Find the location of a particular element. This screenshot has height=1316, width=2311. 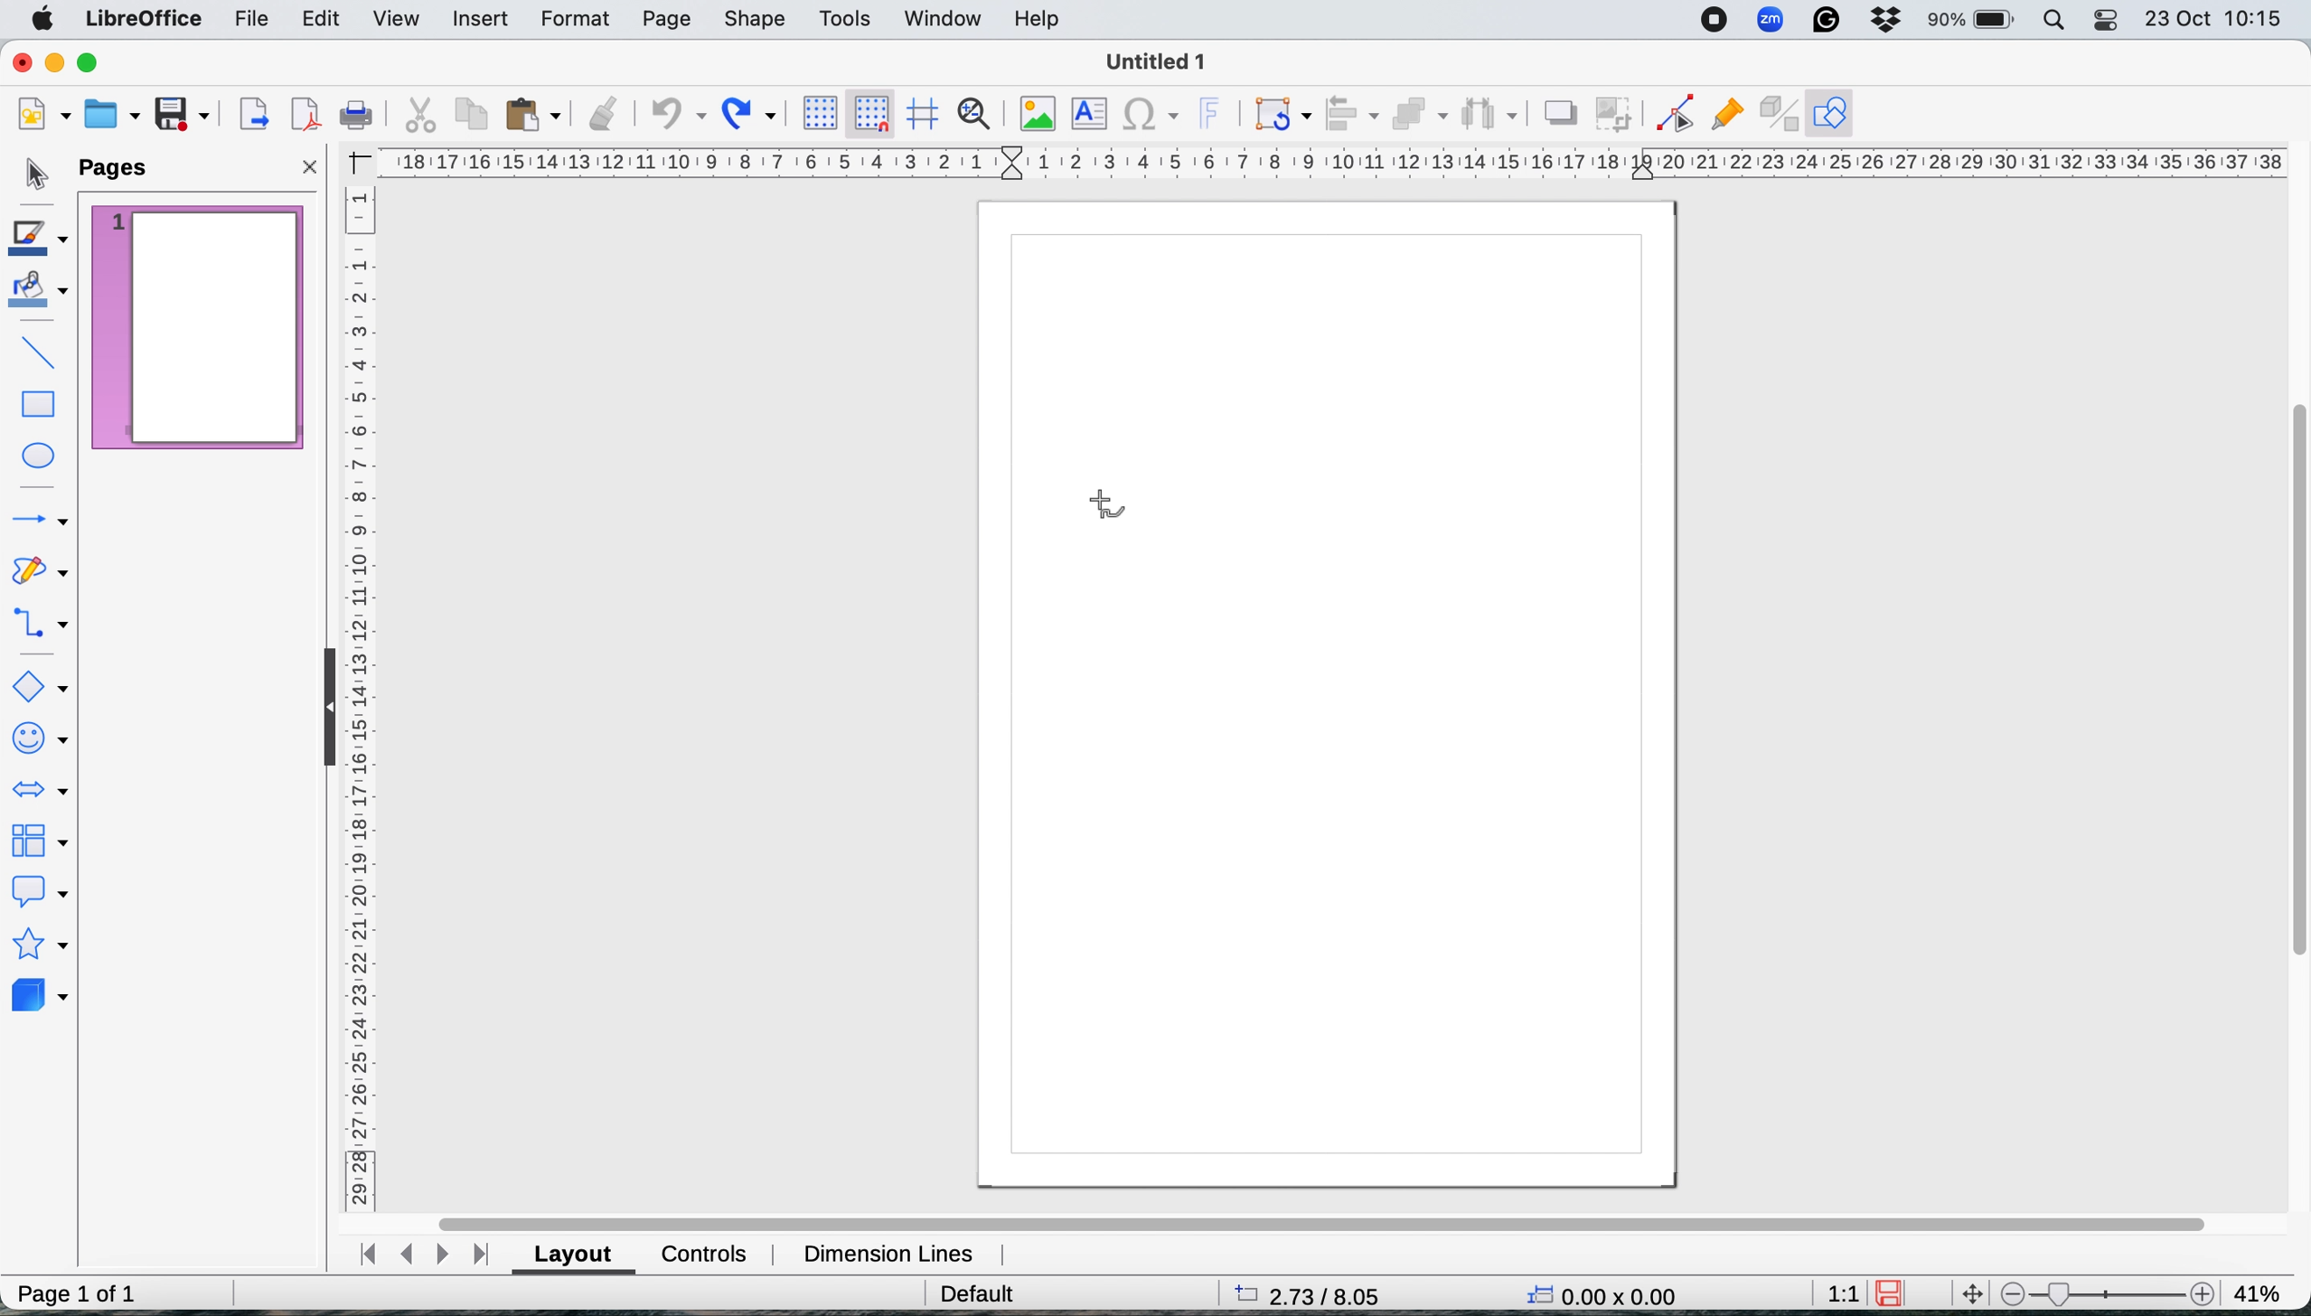

collapse is located at coordinates (320, 718).